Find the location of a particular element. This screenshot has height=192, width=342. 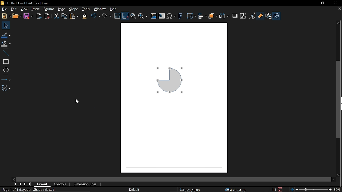

Snap to grid is located at coordinates (126, 15).